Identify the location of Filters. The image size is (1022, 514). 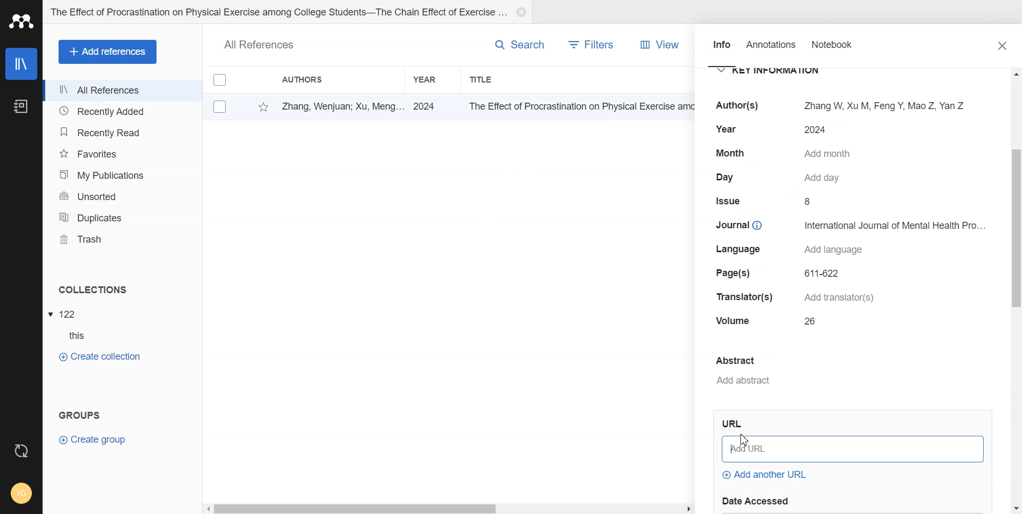
(594, 44).